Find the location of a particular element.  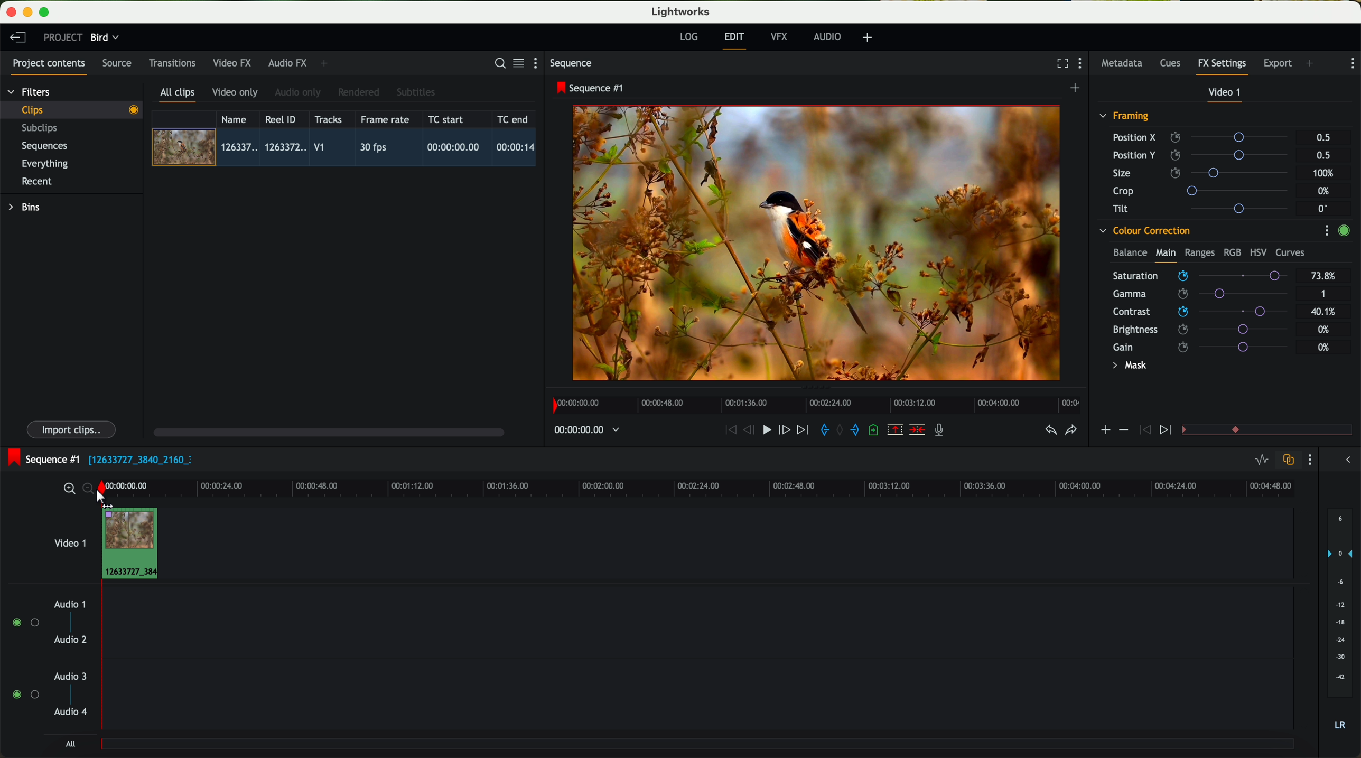

Lightworks is located at coordinates (682, 11).